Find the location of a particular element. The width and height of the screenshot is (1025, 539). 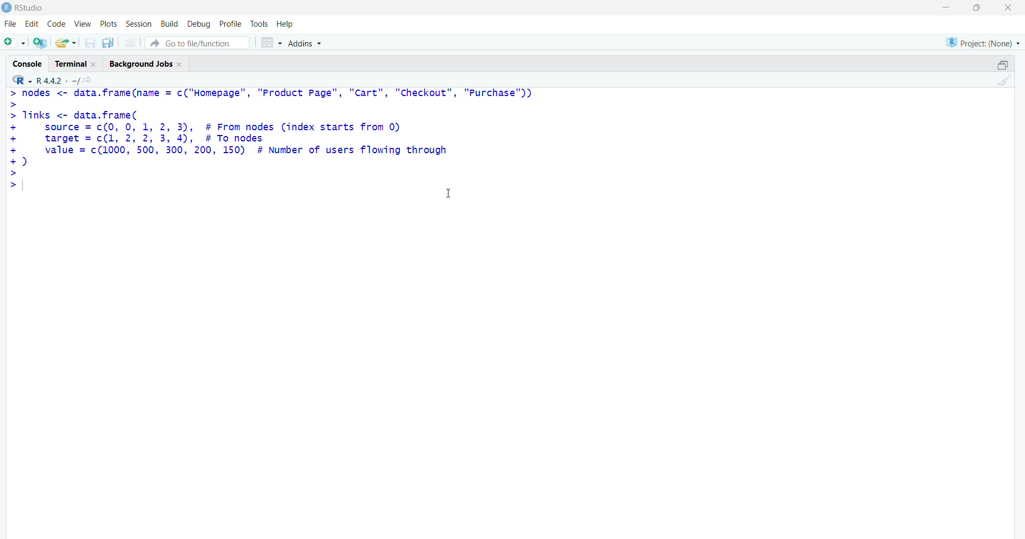

terminal is located at coordinates (73, 64).